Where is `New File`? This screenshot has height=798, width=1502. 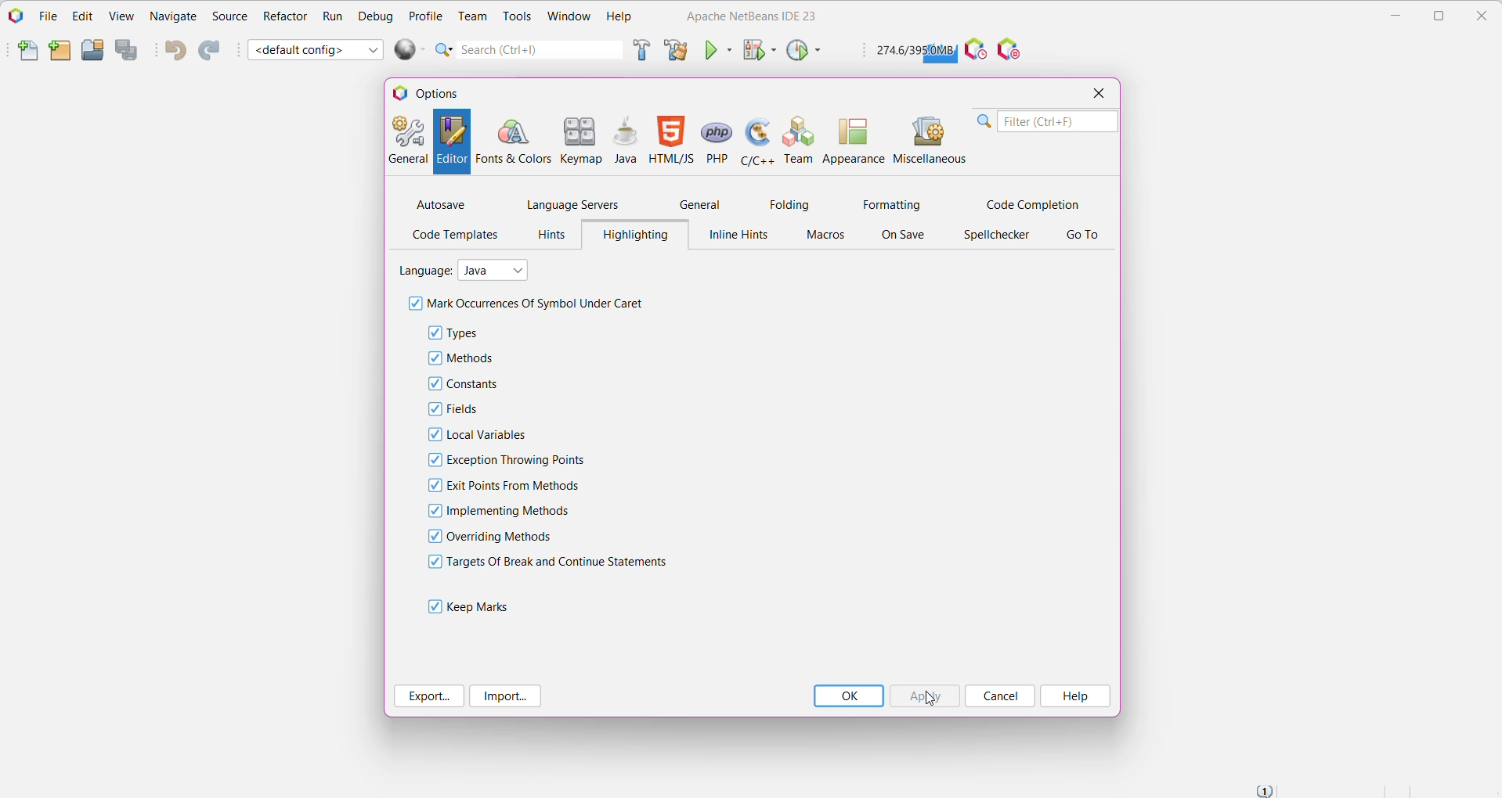 New File is located at coordinates (20, 52).